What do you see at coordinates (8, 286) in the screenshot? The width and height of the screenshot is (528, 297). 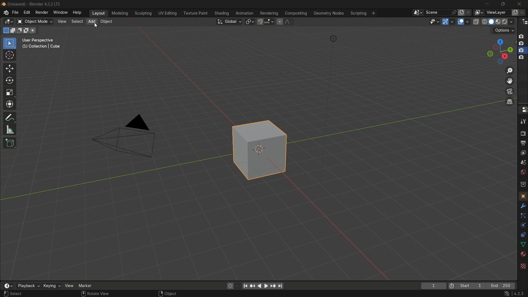 I see `timeline` at bounding box center [8, 286].